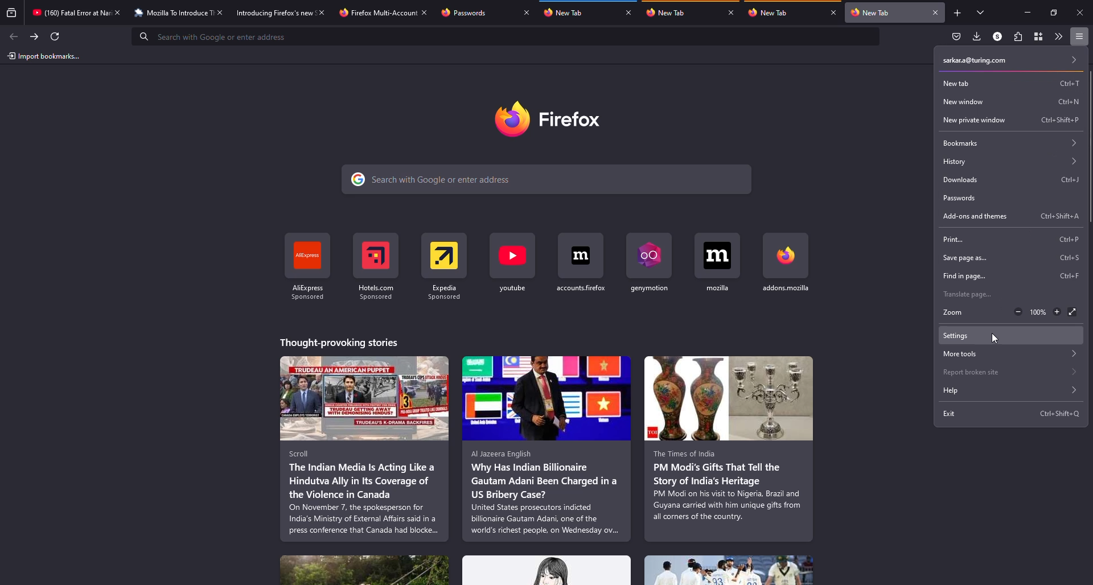 The height and width of the screenshot is (585, 1093). Describe the element at coordinates (1010, 179) in the screenshot. I see `downloads` at that location.